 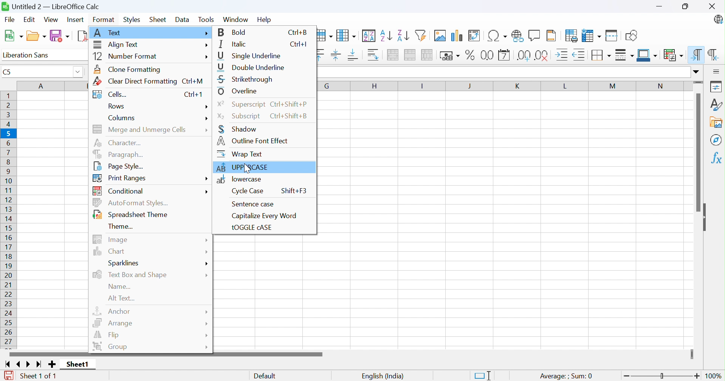 What do you see at coordinates (113, 311) in the screenshot?
I see `Anchor` at bounding box center [113, 311].